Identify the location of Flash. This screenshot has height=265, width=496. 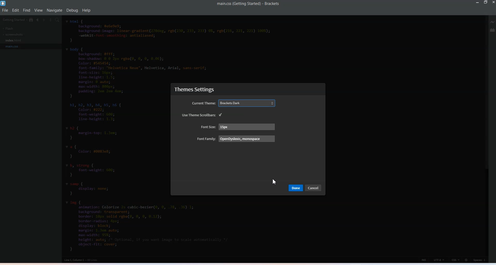
(8, 28).